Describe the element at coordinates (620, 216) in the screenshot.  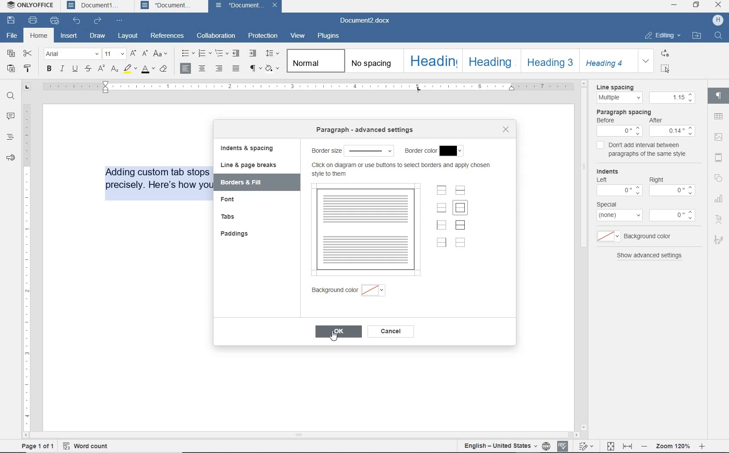
I see `menu` at that location.